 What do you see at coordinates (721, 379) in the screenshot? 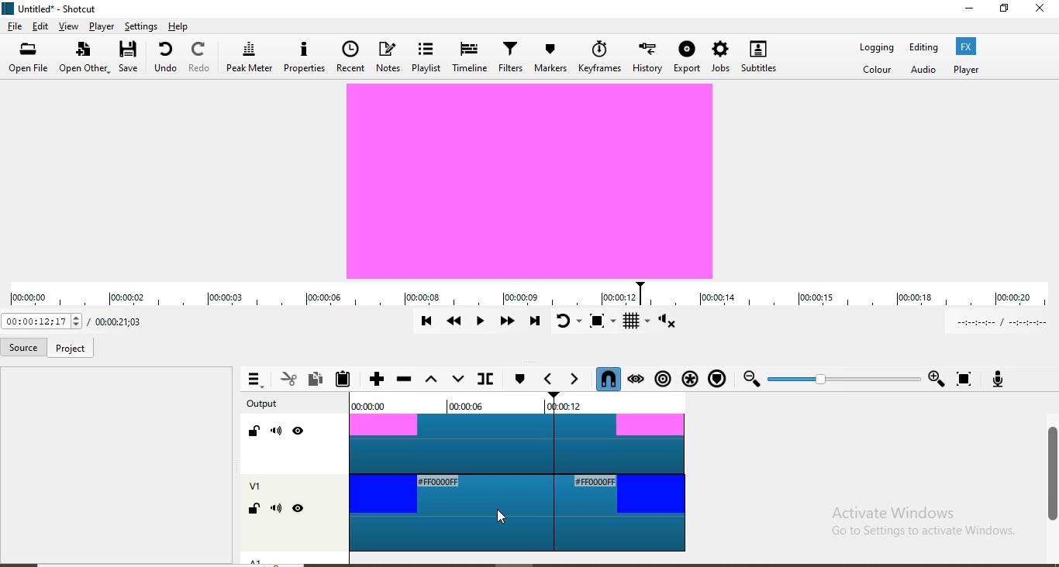
I see `Ripple markers` at bounding box center [721, 379].